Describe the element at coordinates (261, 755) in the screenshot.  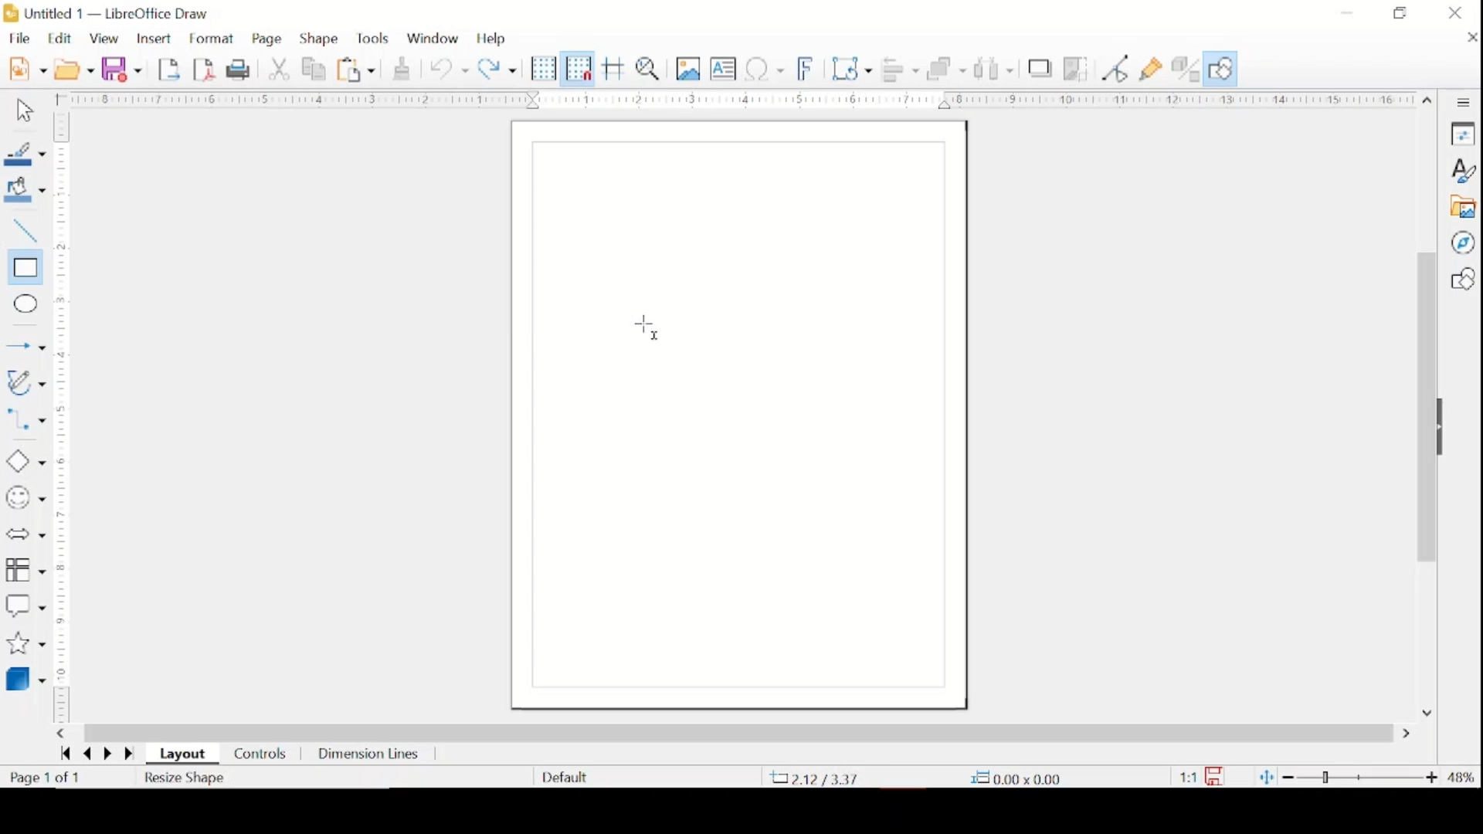
I see `controls` at that location.